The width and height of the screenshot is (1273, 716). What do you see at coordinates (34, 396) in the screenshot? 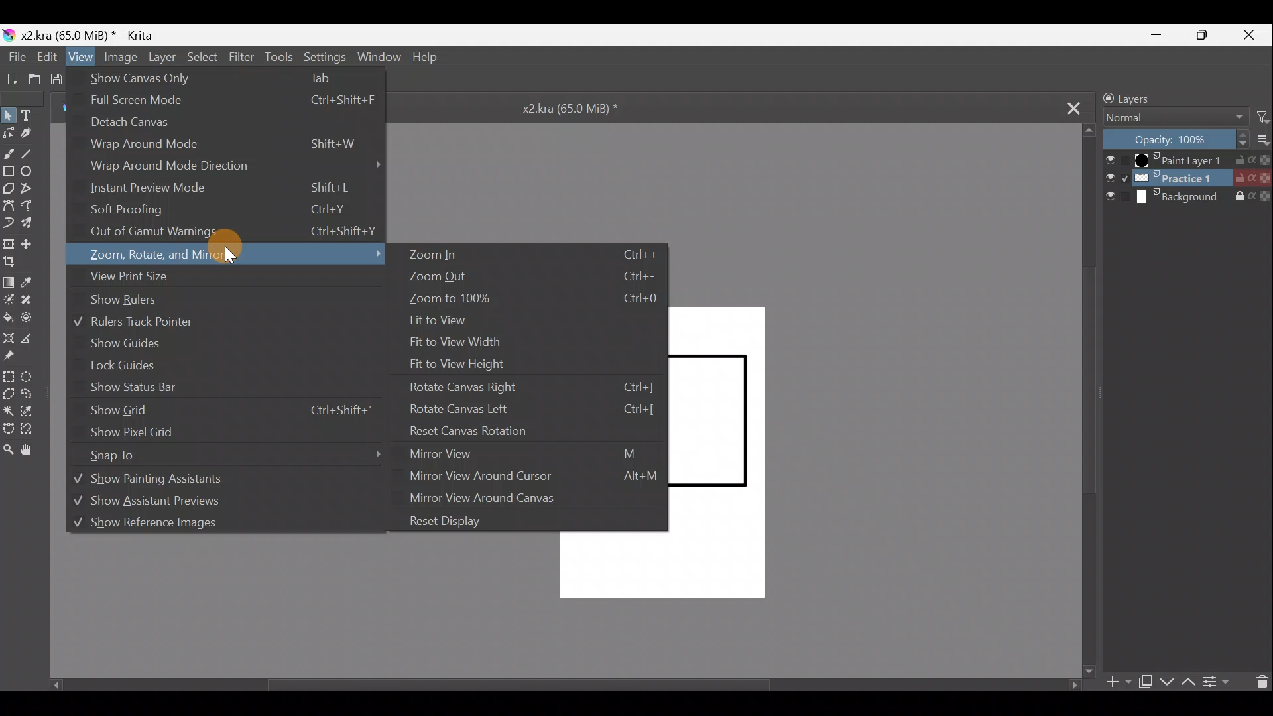
I see `Freehand selection tool` at bounding box center [34, 396].